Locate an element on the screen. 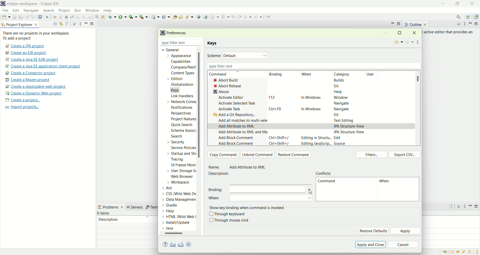 Image resolution: width=480 pixels, height=255 pixels. minimize is located at coordinates (443, 4).